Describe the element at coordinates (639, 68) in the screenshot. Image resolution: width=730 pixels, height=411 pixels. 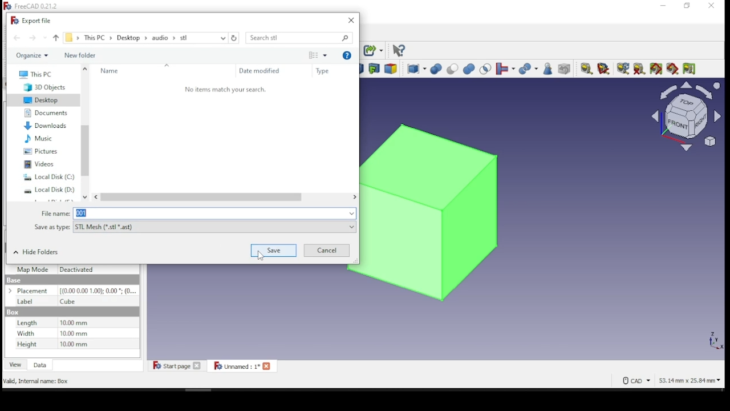
I see `clear all` at that location.